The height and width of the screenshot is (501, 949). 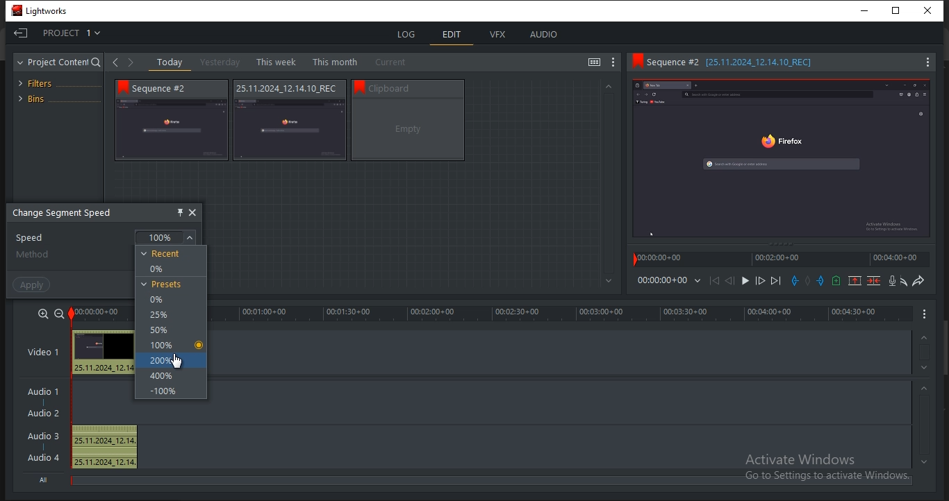 I want to click on project content, so click(x=58, y=62).